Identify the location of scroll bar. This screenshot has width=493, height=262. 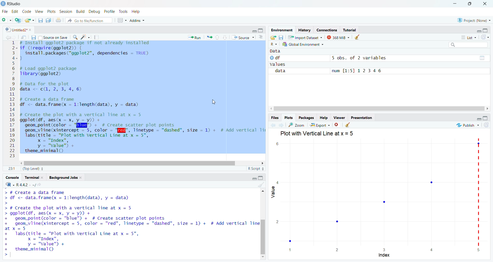
(263, 225).